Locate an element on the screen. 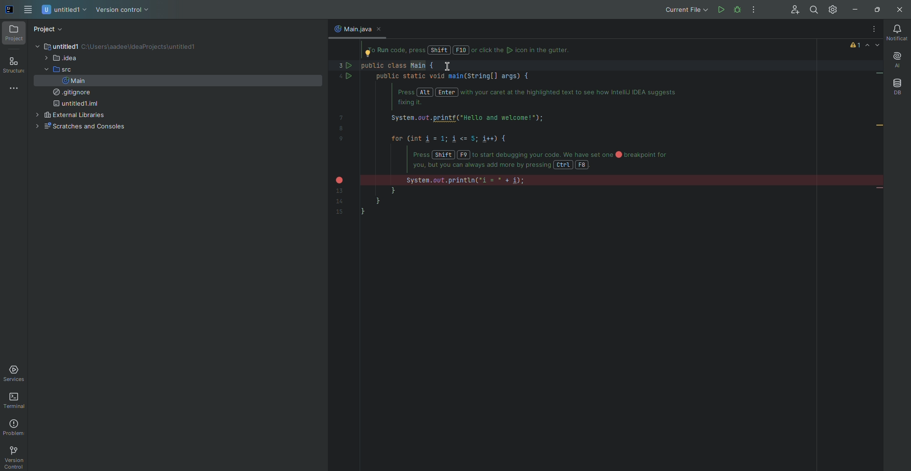  Version Control is located at coordinates (122, 10).